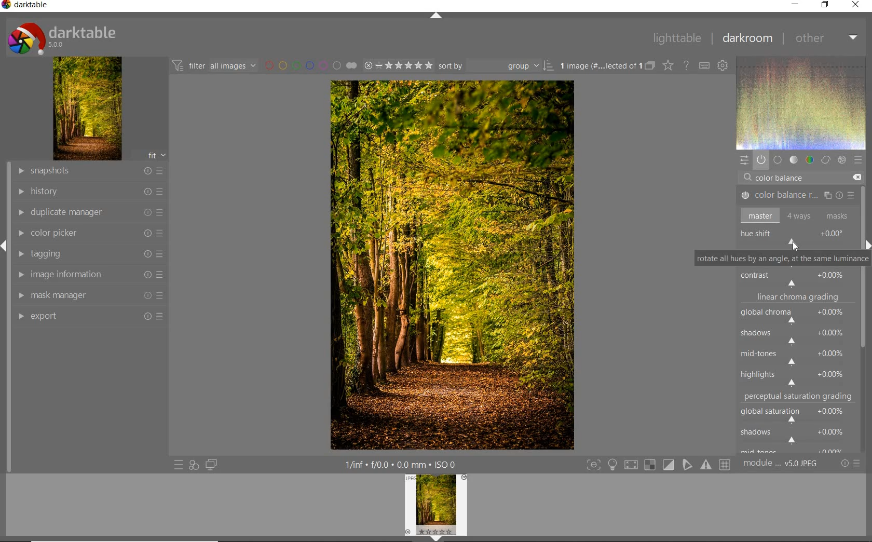  I want to click on darkroom, so click(748, 38).